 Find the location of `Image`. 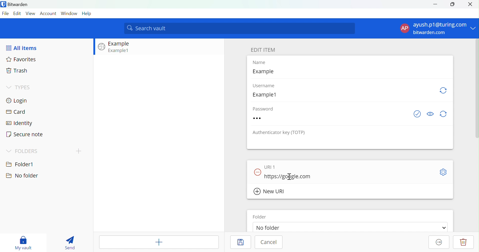

Image is located at coordinates (102, 47).